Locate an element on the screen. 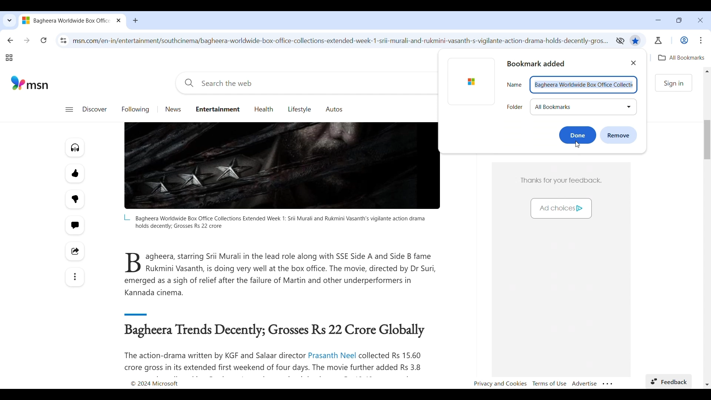 This screenshot has width=711, height=400. Go to Autos page is located at coordinates (334, 109).